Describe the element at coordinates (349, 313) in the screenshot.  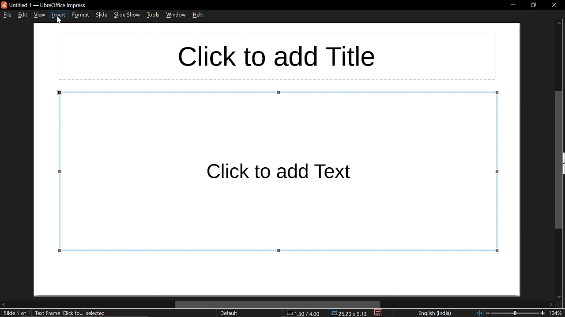
I see `position` at that location.